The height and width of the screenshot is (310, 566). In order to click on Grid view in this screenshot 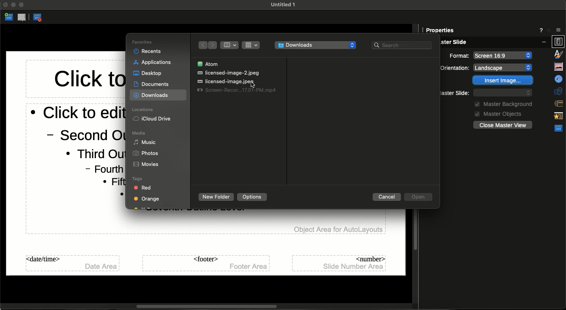, I will do `click(250, 45)`.